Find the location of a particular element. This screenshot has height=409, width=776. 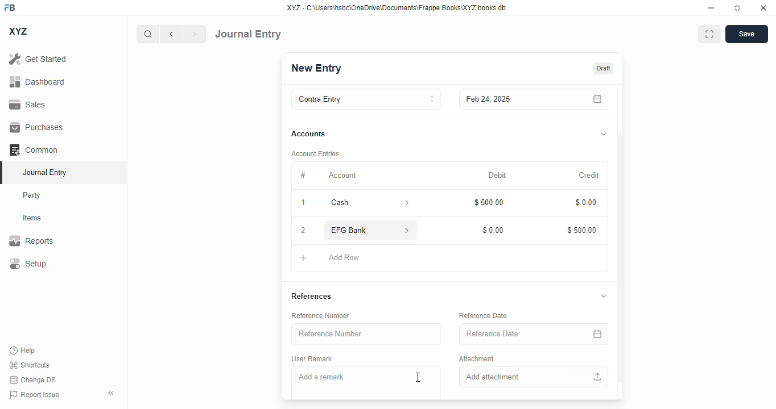

change DB is located at coordinates (32, 379).